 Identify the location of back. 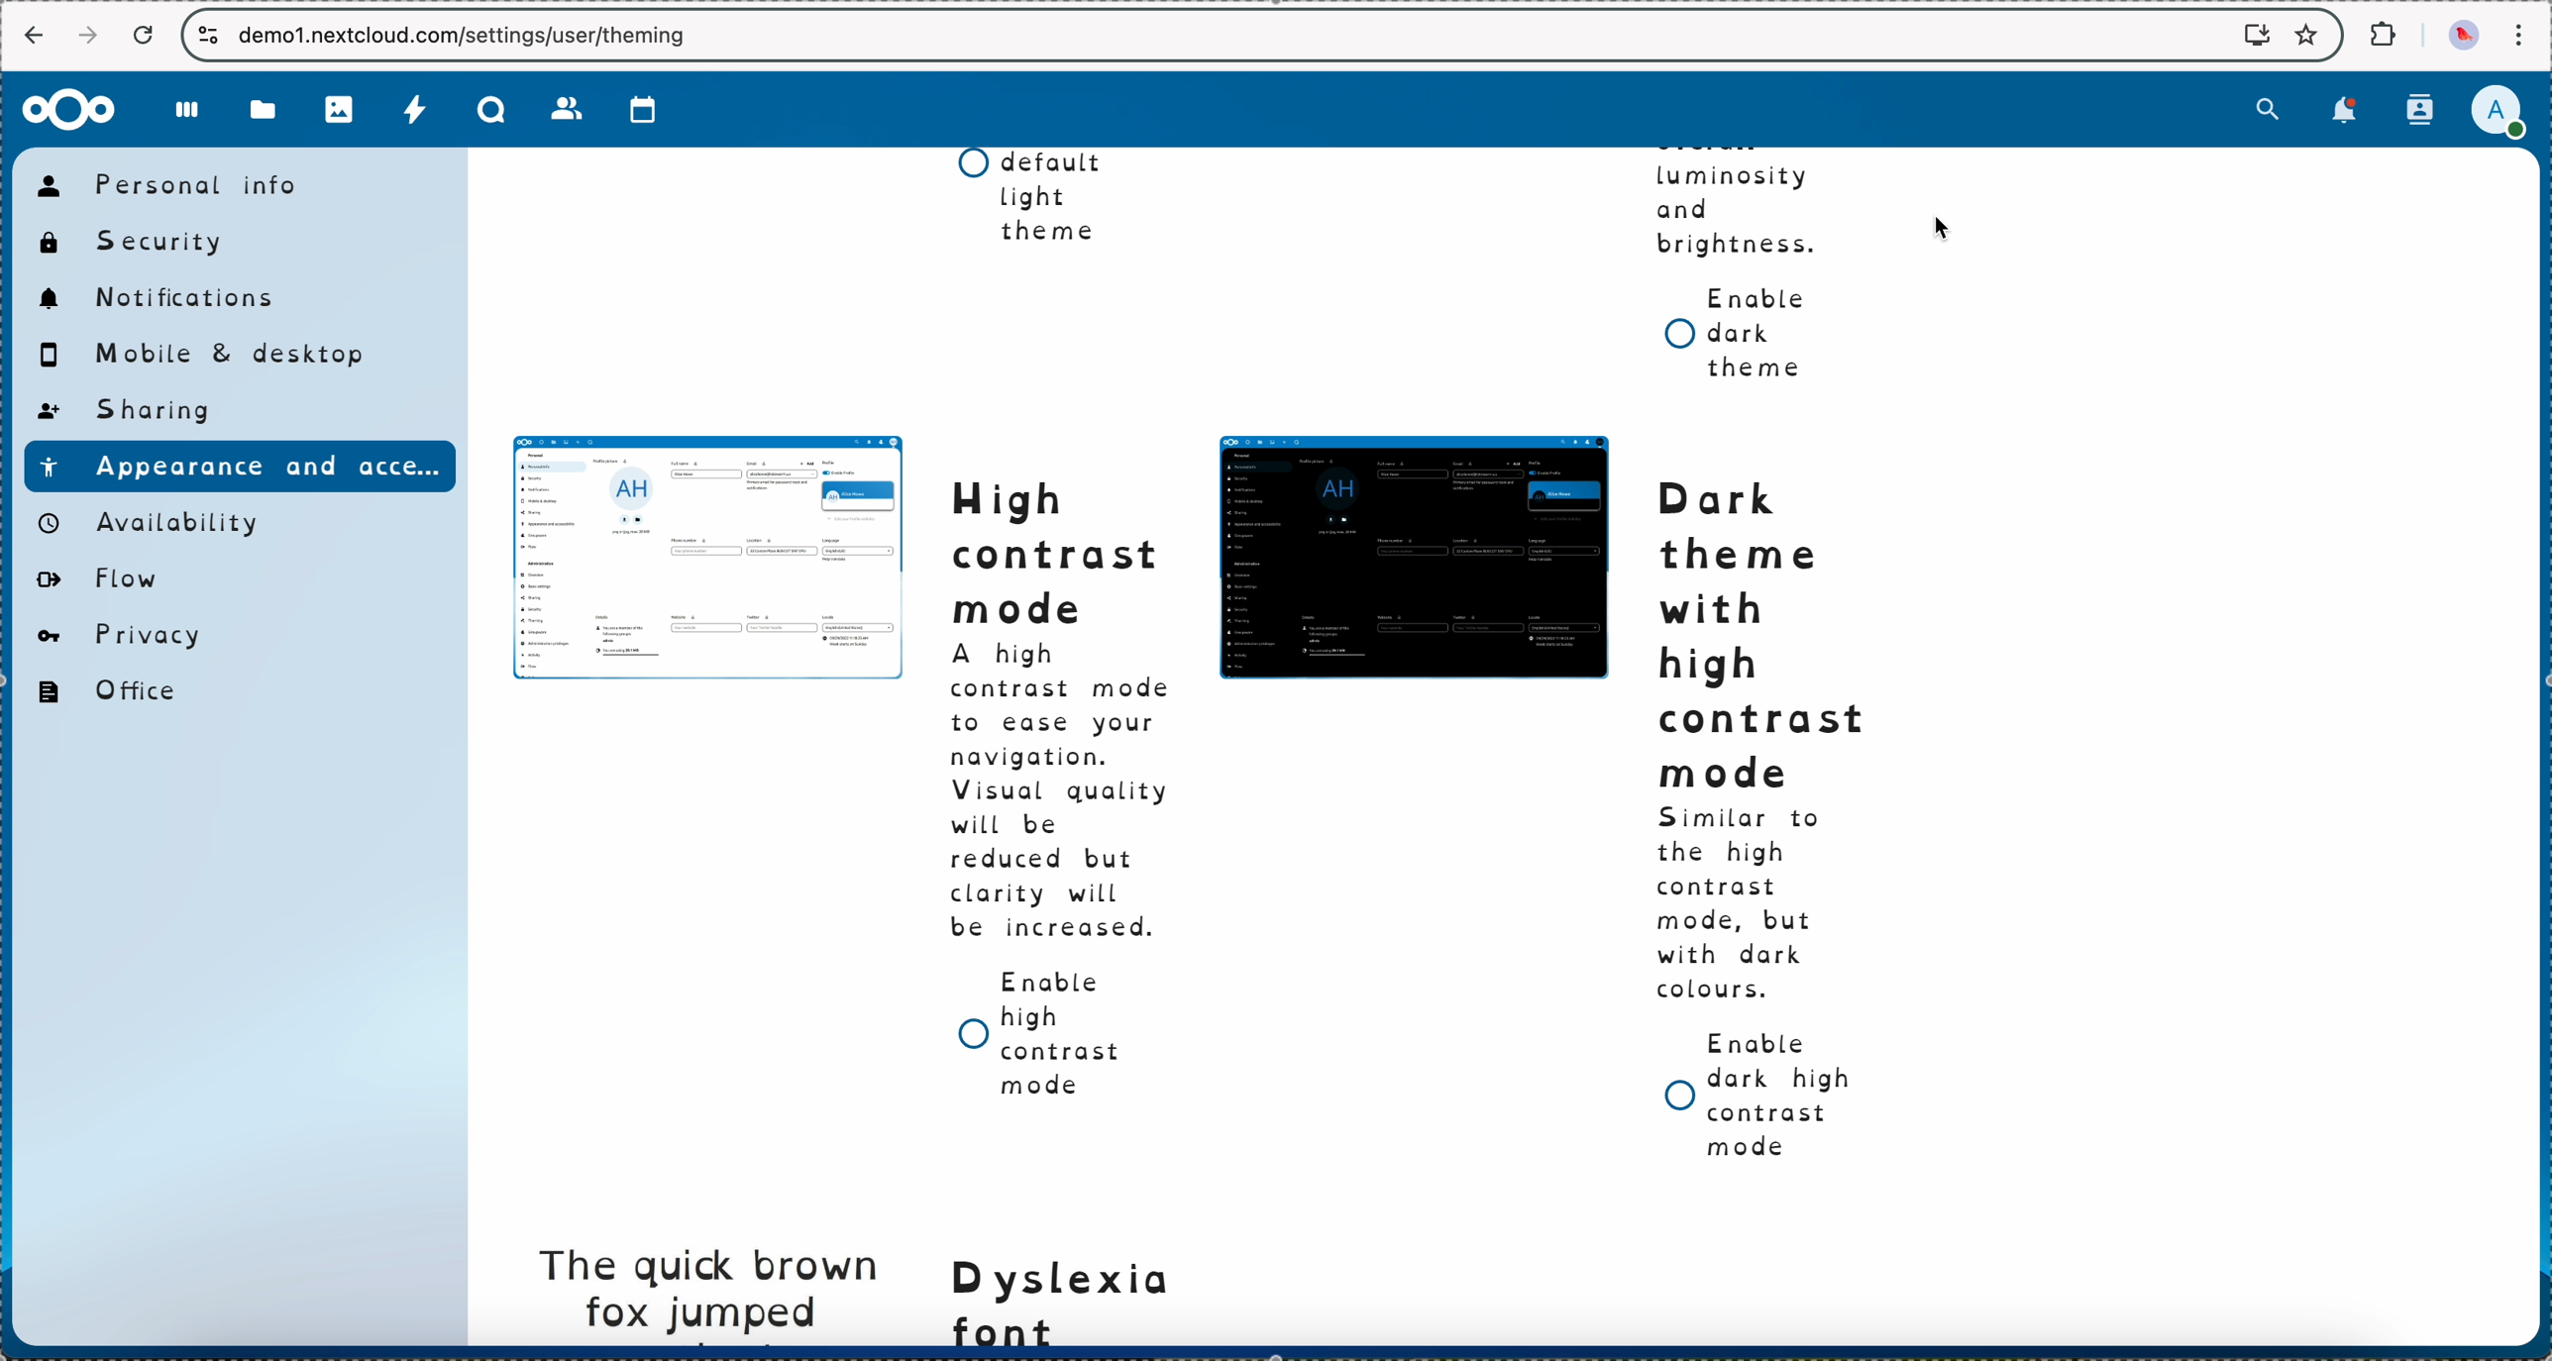
(35, 34).